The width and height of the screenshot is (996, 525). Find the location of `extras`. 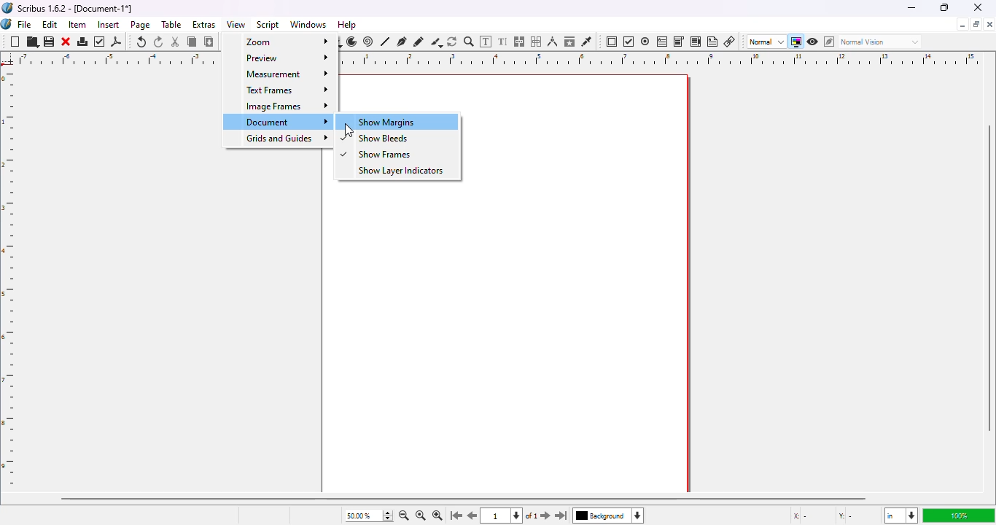

extras is located at coordinates (204, 24).